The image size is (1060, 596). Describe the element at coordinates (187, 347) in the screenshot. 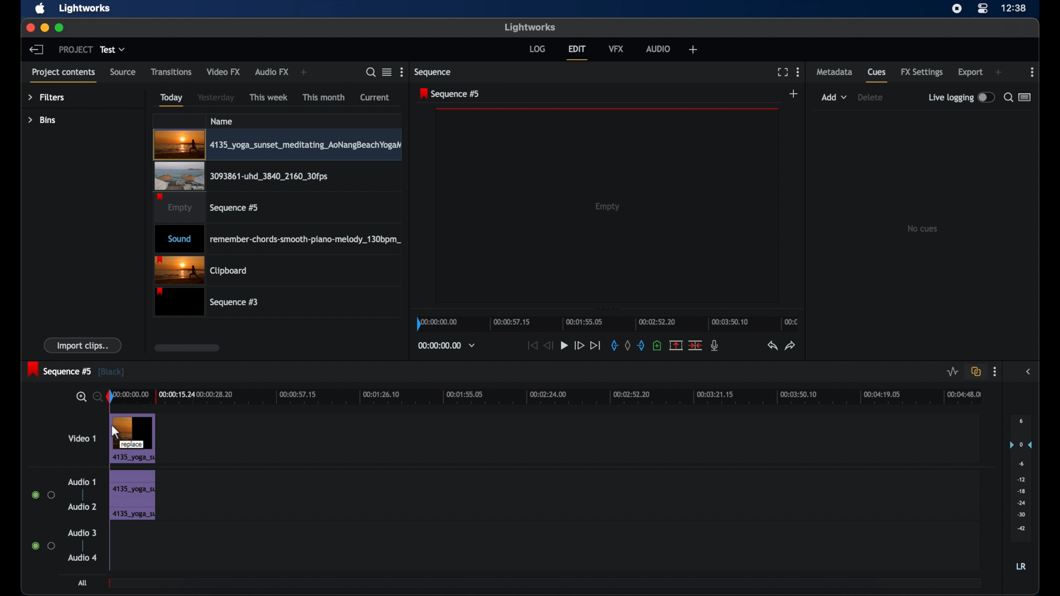

I see `scroll box` at that location.